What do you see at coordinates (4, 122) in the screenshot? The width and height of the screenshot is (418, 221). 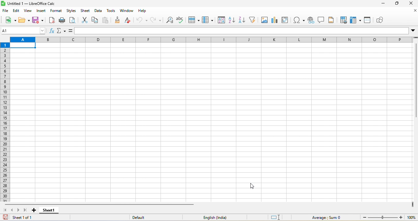 I see `rows` at bounding box center [4, 122].